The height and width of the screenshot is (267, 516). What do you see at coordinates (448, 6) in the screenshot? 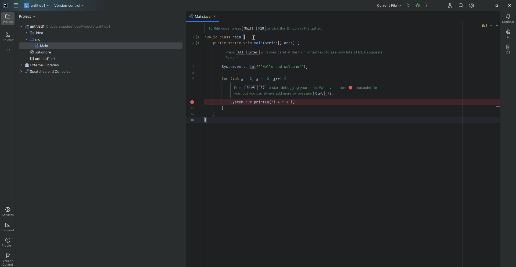
I see `Code With Me` at bounding box center [448, 6].